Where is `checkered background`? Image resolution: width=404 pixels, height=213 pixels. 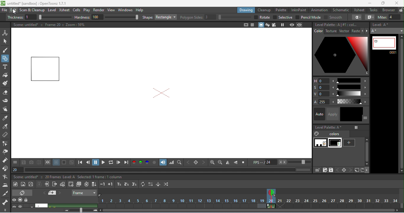
checkered background is located at coordinates (71, 162).